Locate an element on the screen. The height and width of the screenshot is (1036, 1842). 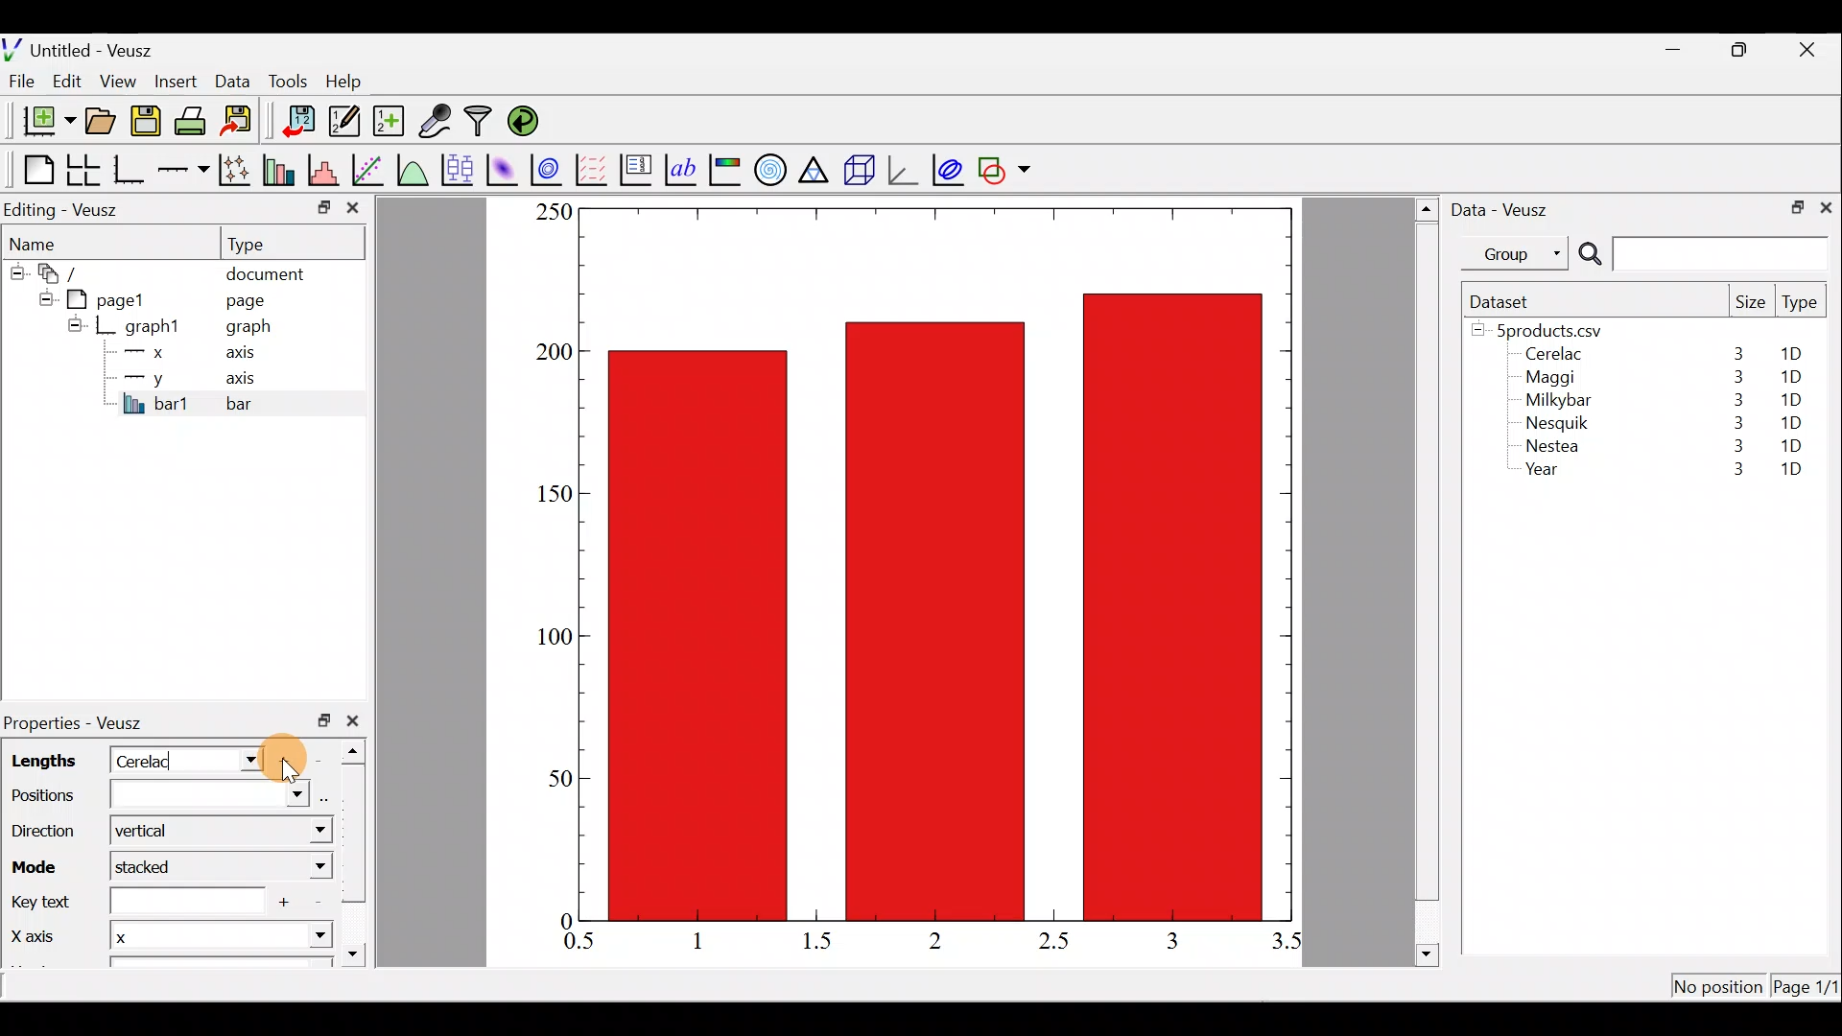
hide is located at coordinates (15, 270).